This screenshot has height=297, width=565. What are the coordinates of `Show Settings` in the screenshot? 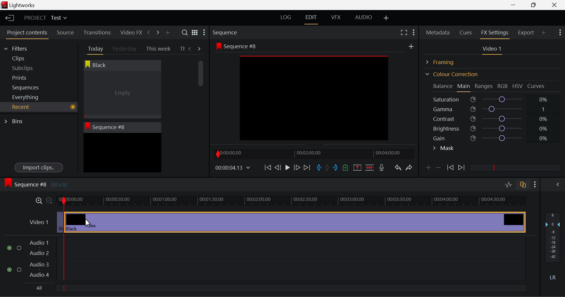 It's located at (413, 31).